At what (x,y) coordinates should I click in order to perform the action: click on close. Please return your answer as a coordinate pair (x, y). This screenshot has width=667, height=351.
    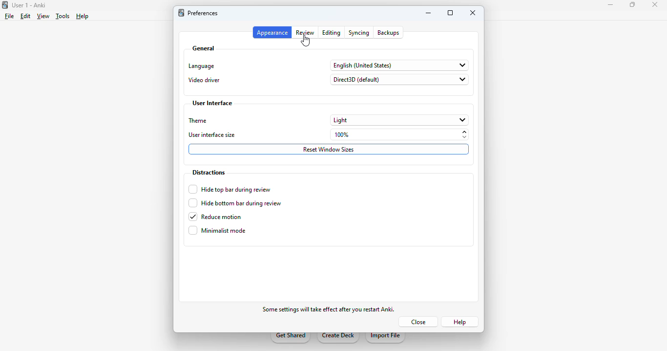
    Looking at the image, I should click on (473, 13).